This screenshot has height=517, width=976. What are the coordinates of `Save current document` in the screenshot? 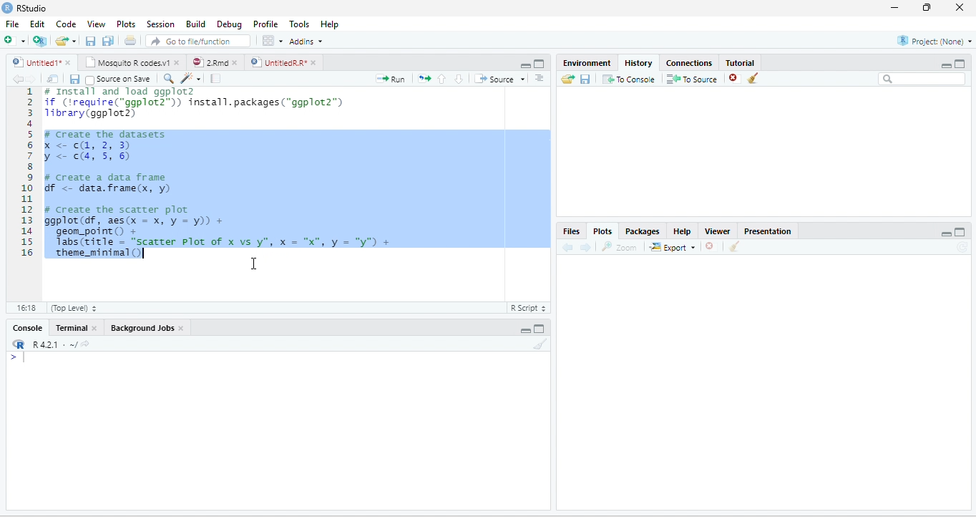 It's located at (91, 40).